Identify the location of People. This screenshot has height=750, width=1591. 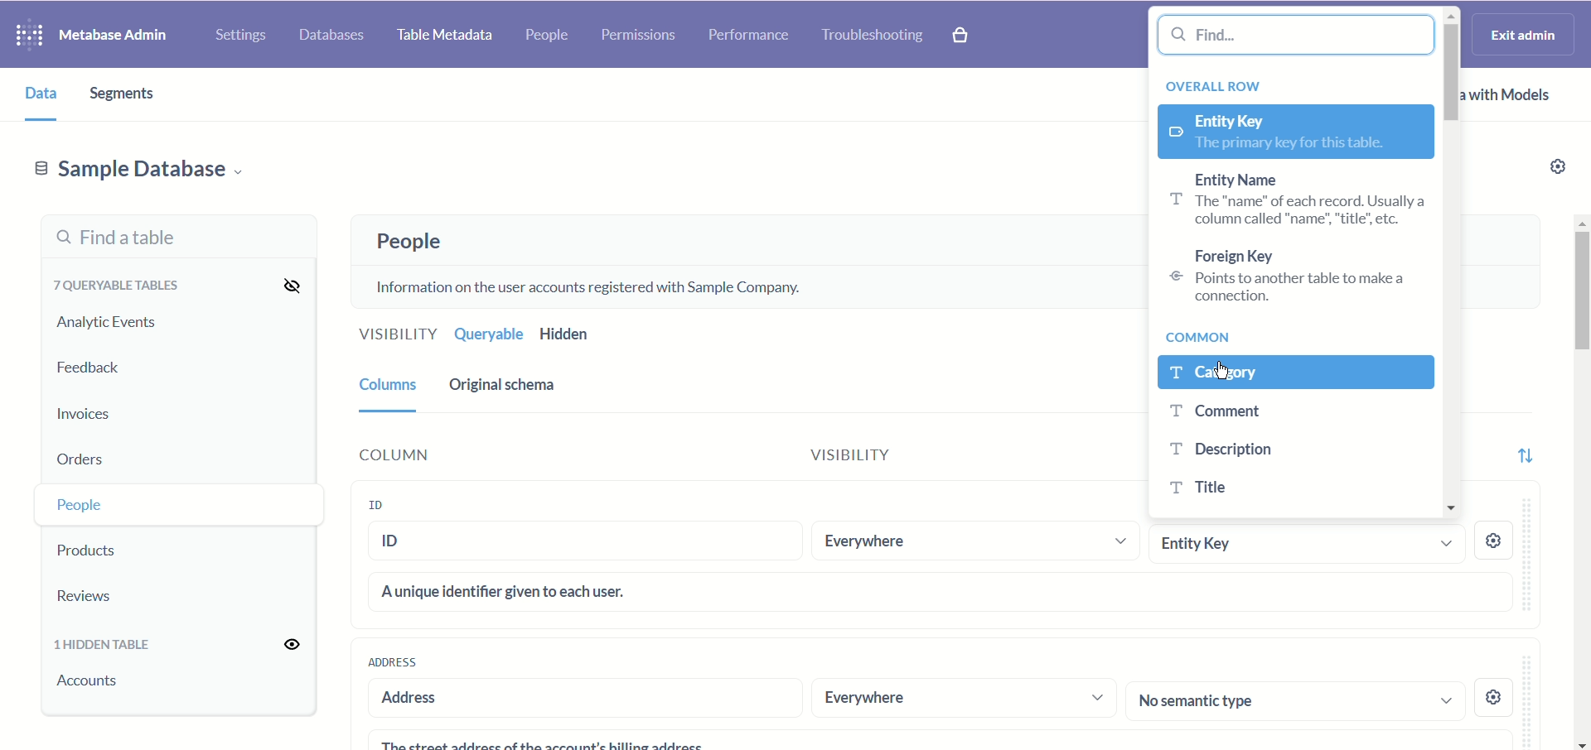
(550, 36).